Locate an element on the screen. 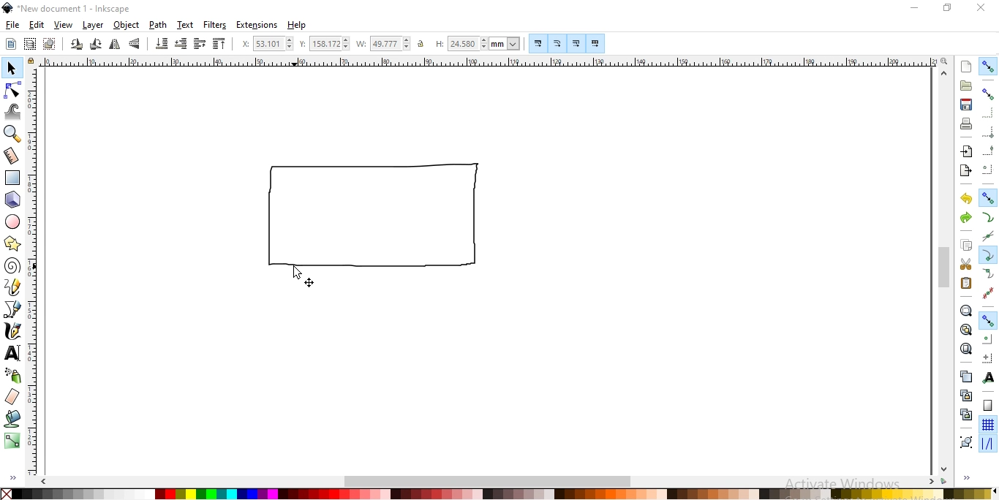 The image size is (999, 500). path is located at coordinates (158, 24).